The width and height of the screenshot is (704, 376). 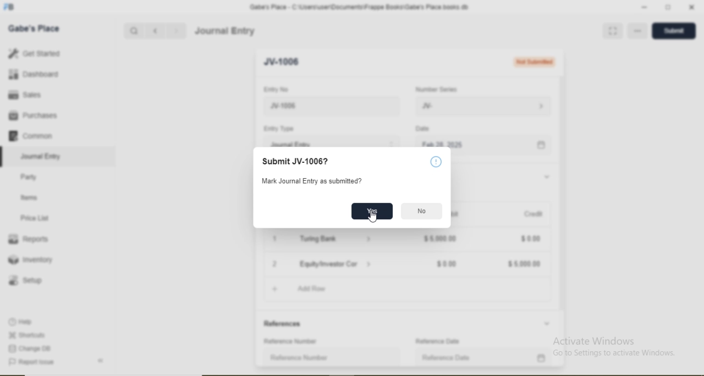 What do you see at coordinates (274, 239) in the screenshot?
I see `1` at bounding box center [274, 239].